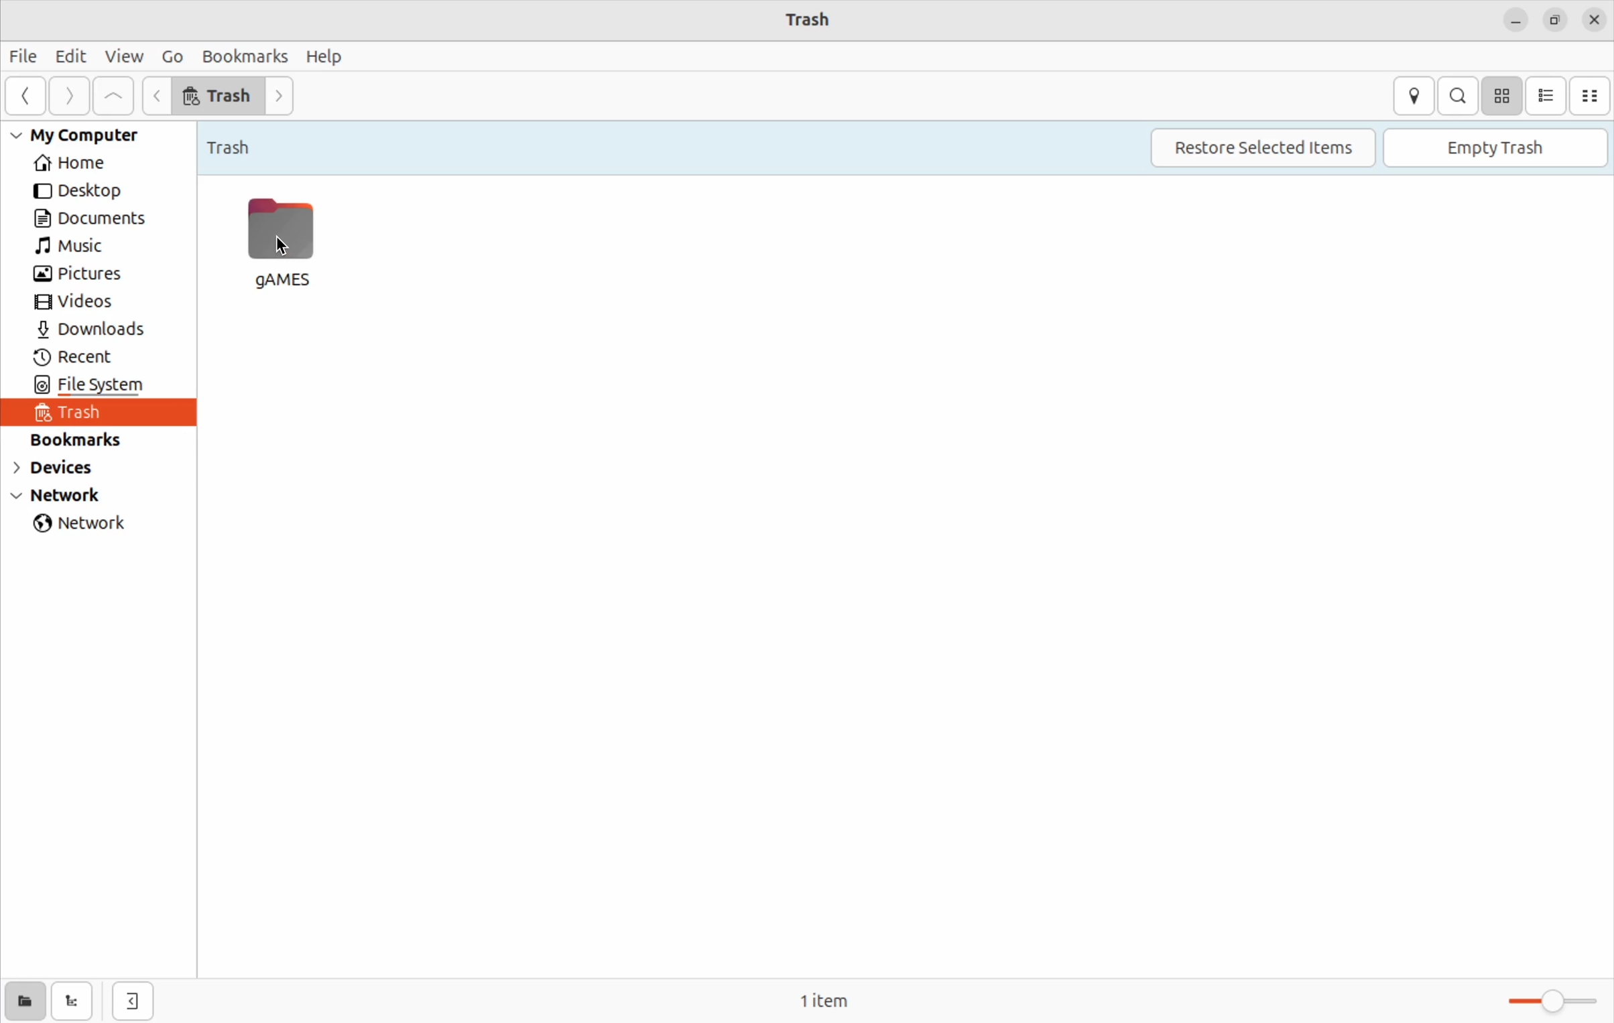 The image size is (1614, 1023). Describe the element at coordinates (87, 414) in the screenshot. I see `trash` at that location.